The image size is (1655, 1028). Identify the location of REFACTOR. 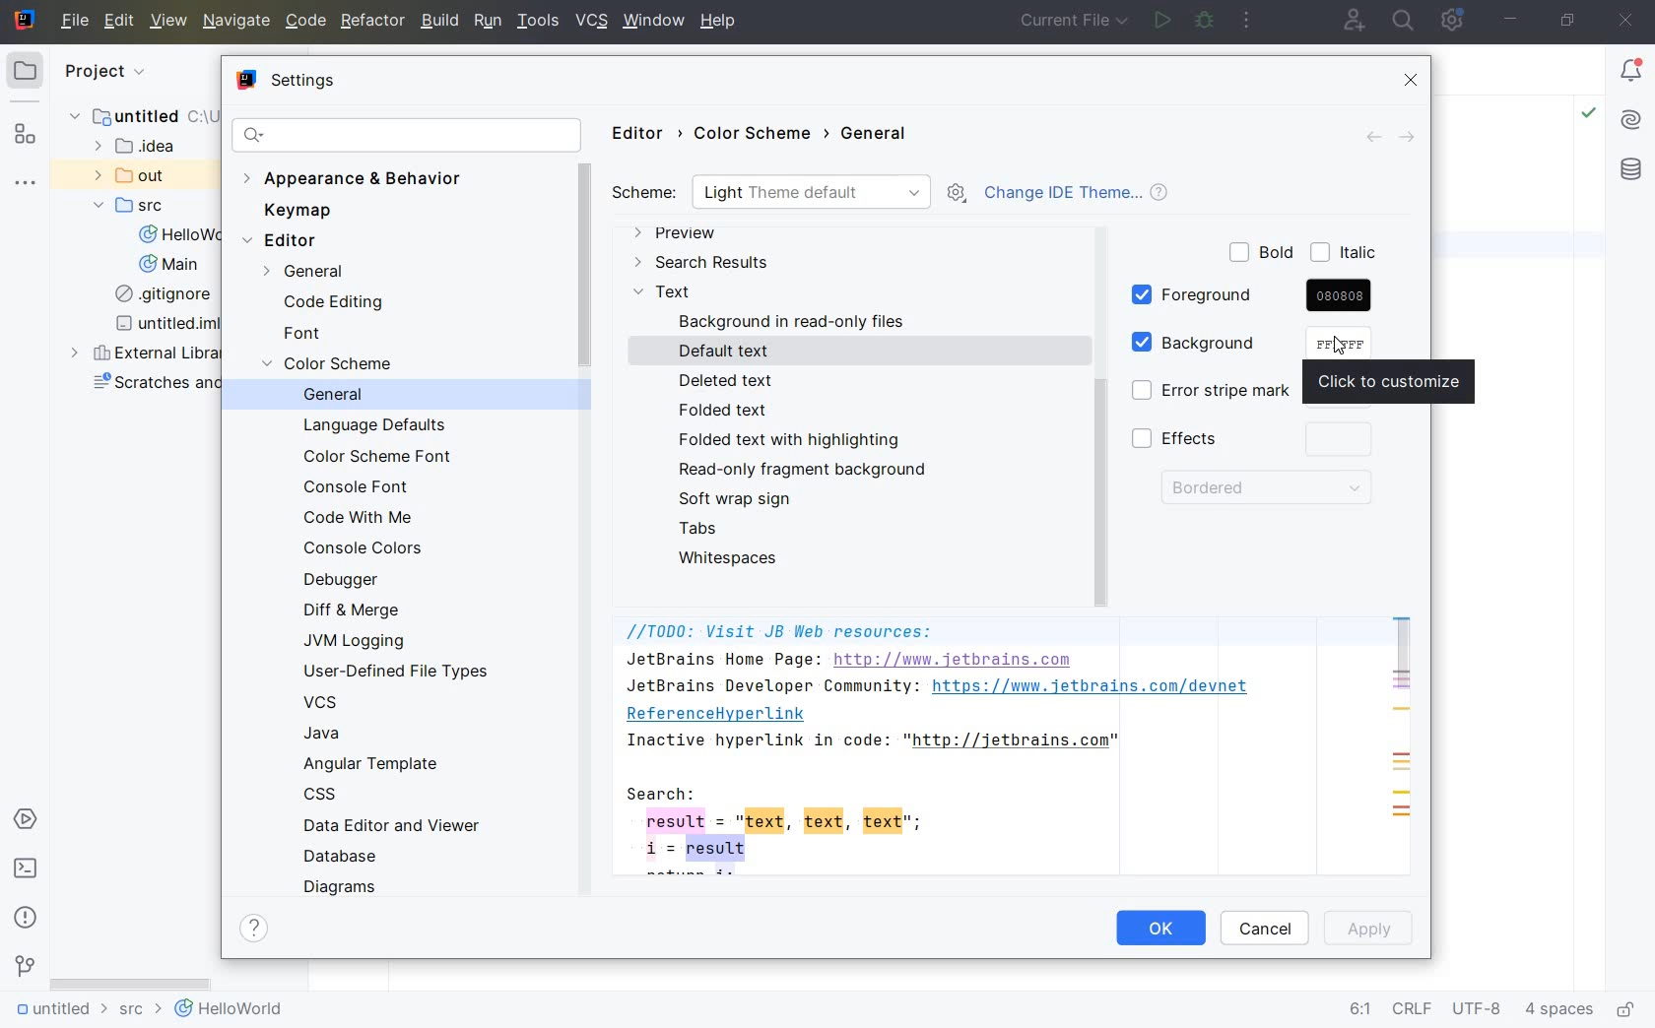
(370, 24).